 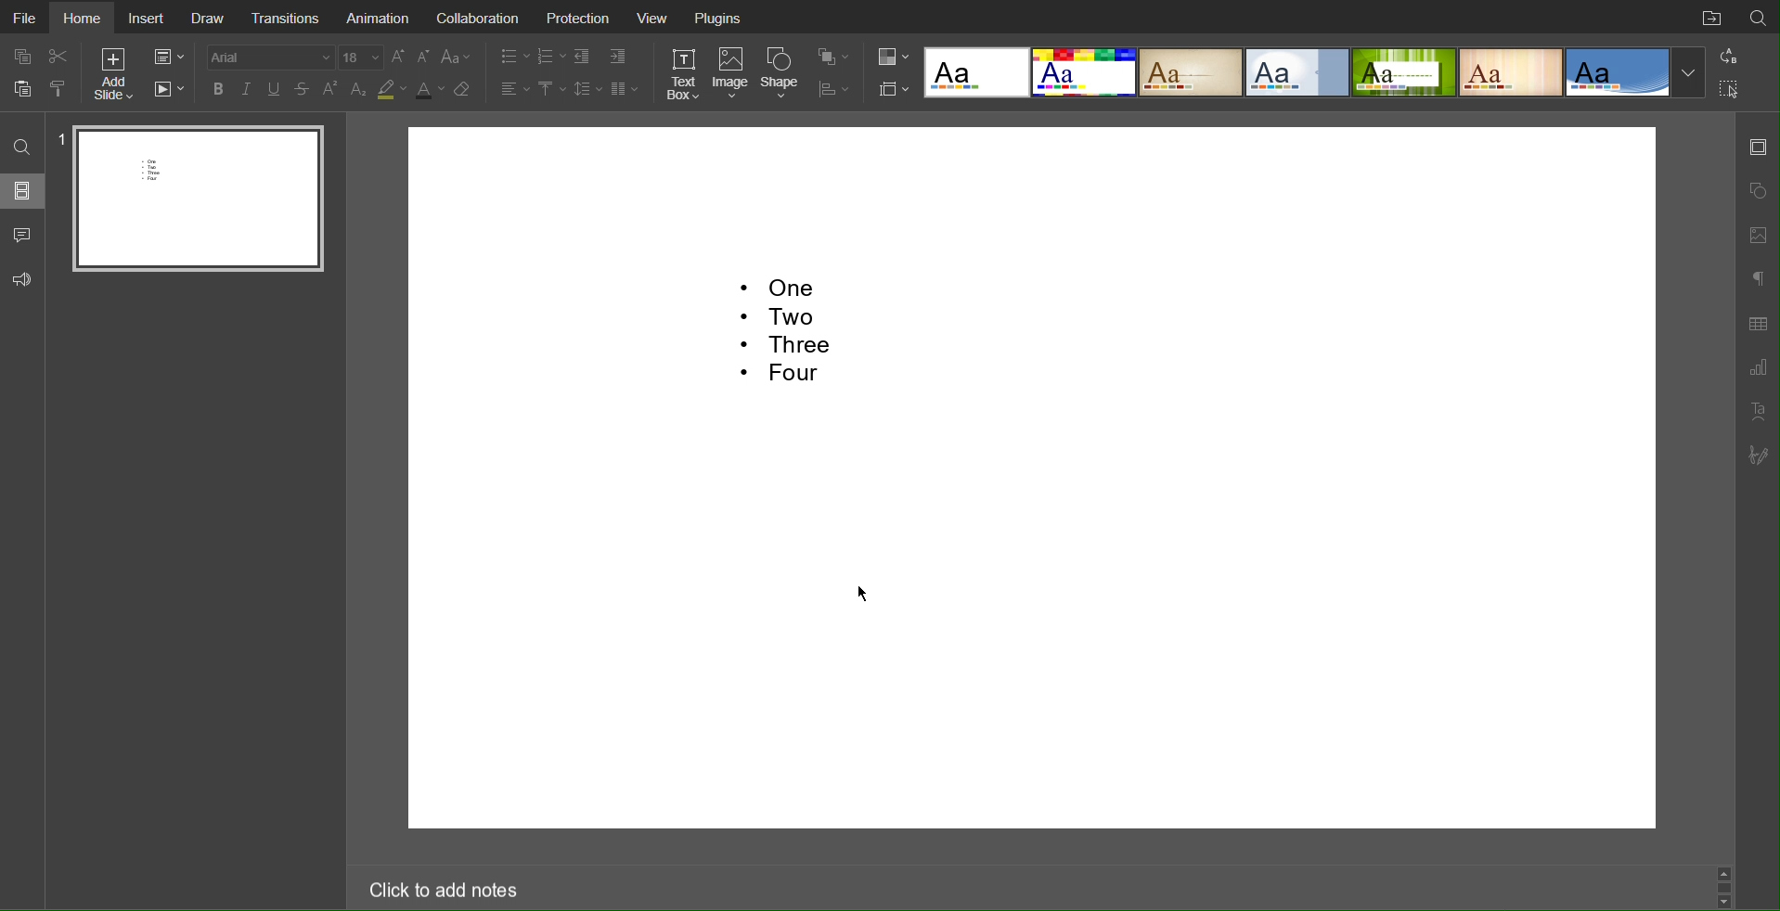 I want to click on Text Box, so click(x=682, y=76).